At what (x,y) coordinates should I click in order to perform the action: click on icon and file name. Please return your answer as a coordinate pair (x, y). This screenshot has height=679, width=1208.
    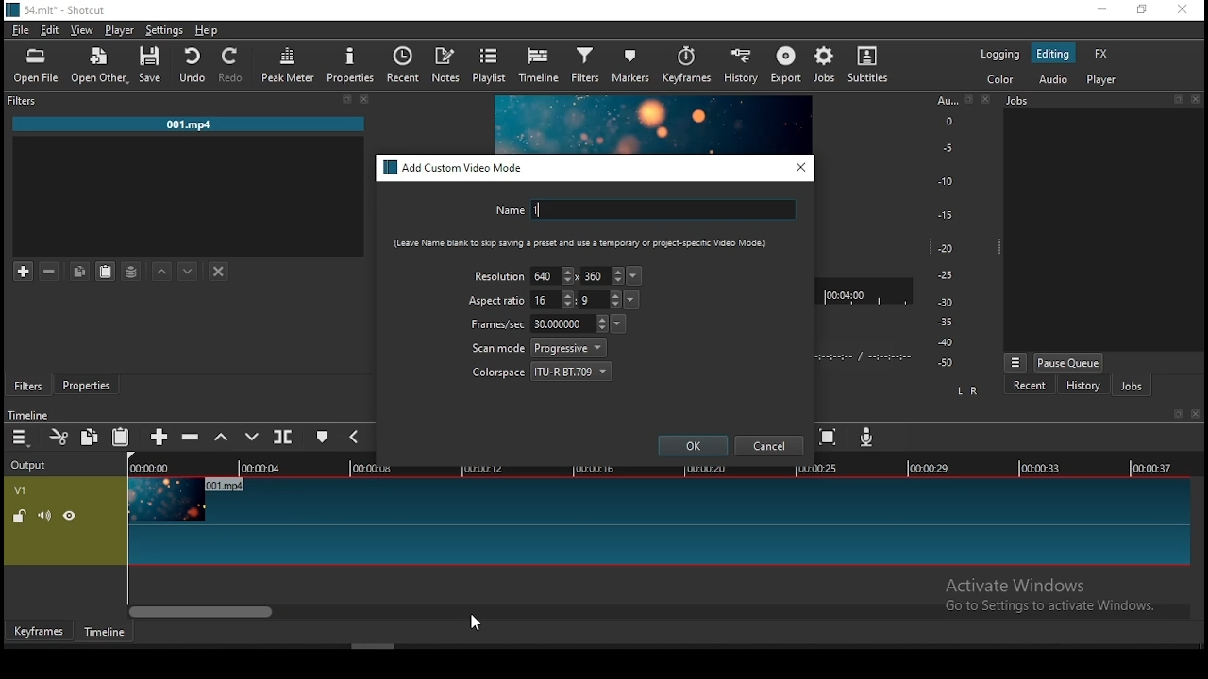
    Looking at the image, I should click on (59, 8).